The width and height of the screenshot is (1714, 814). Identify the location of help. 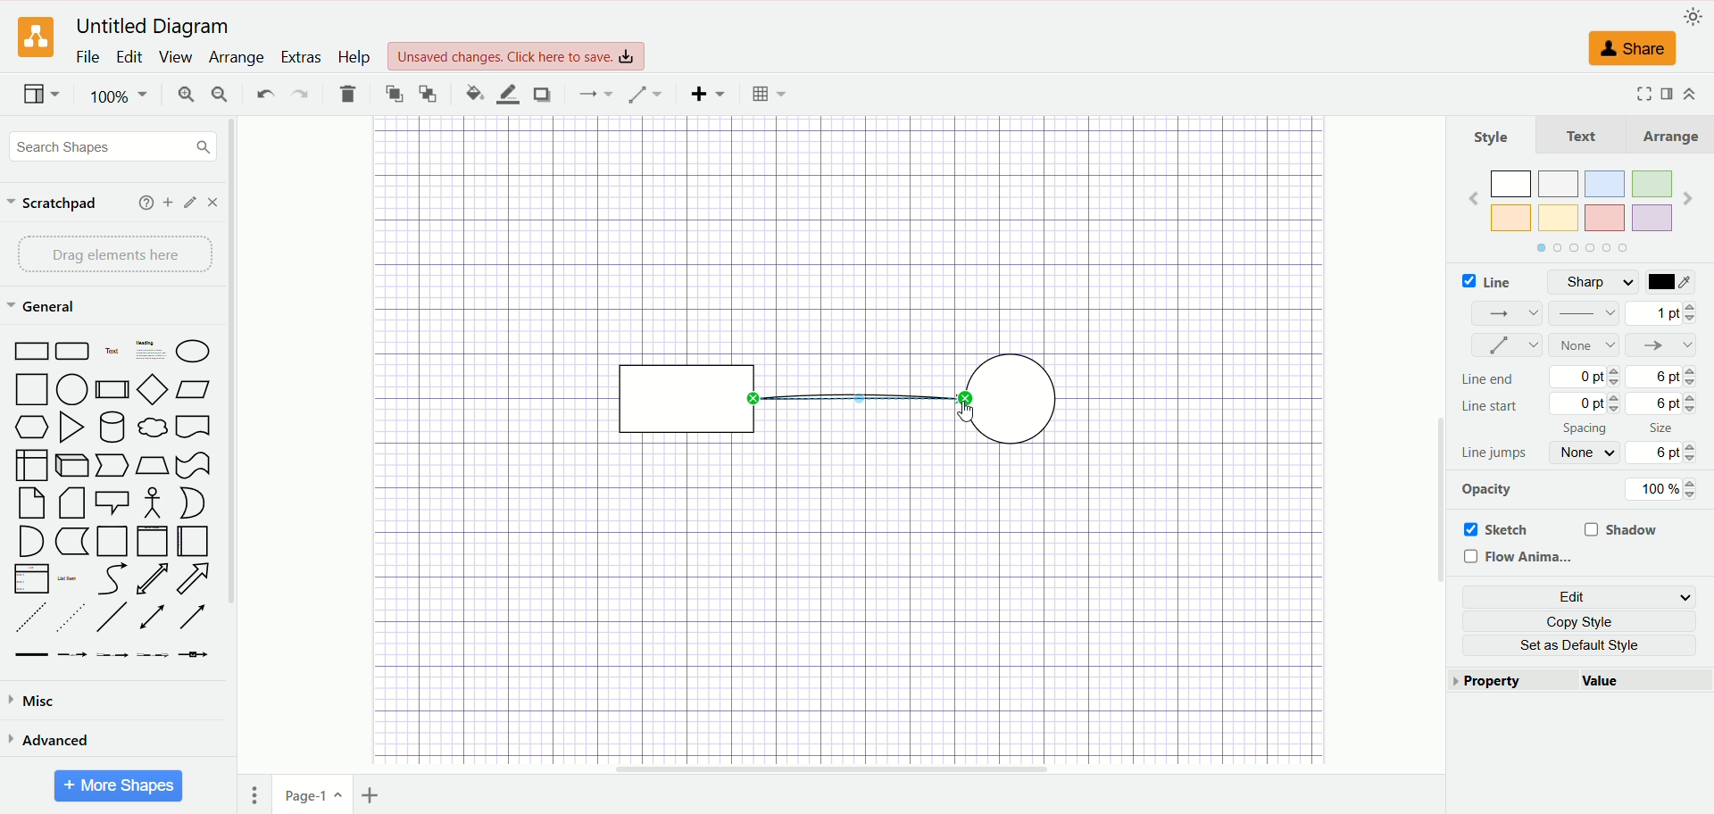
(143, 203).